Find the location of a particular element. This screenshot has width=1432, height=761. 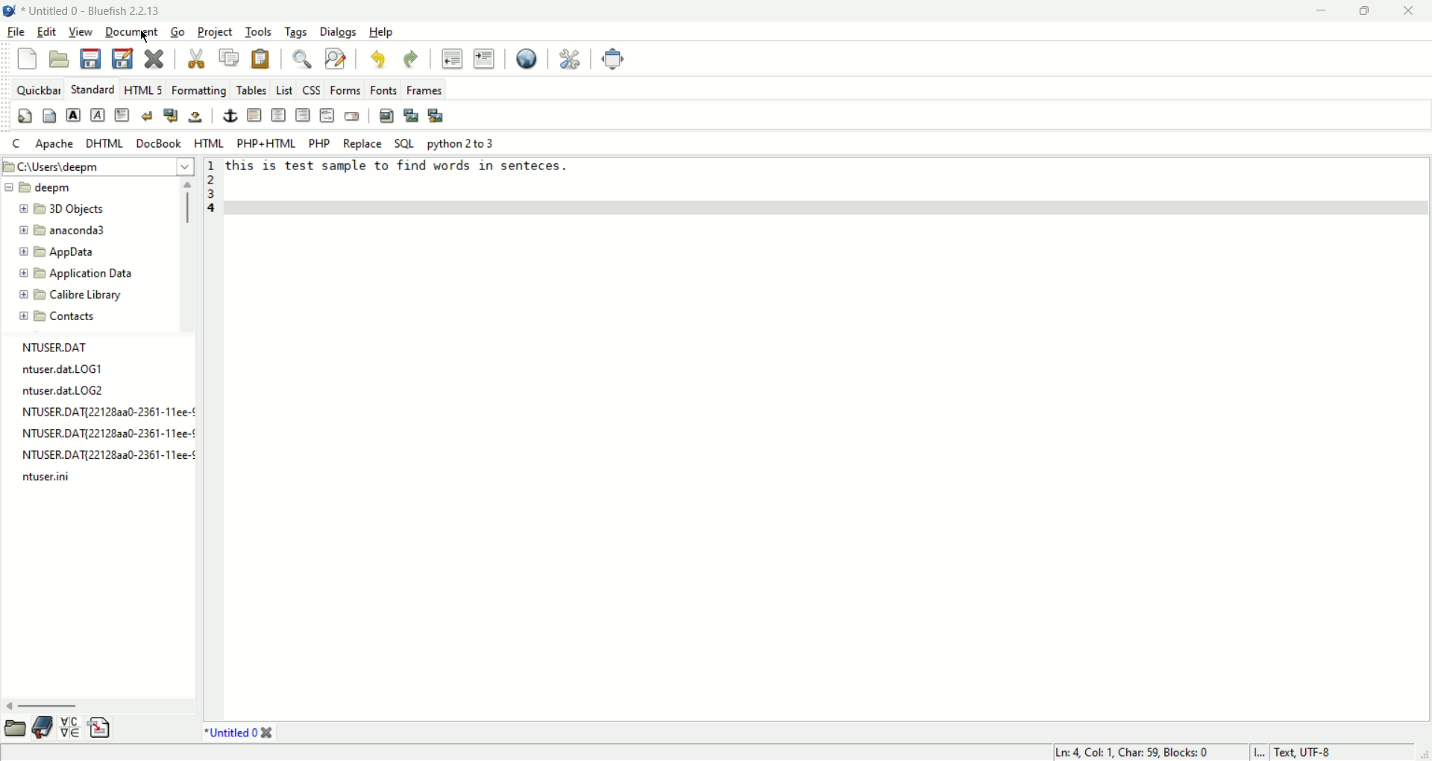

go is located at coordinates (180, 31).